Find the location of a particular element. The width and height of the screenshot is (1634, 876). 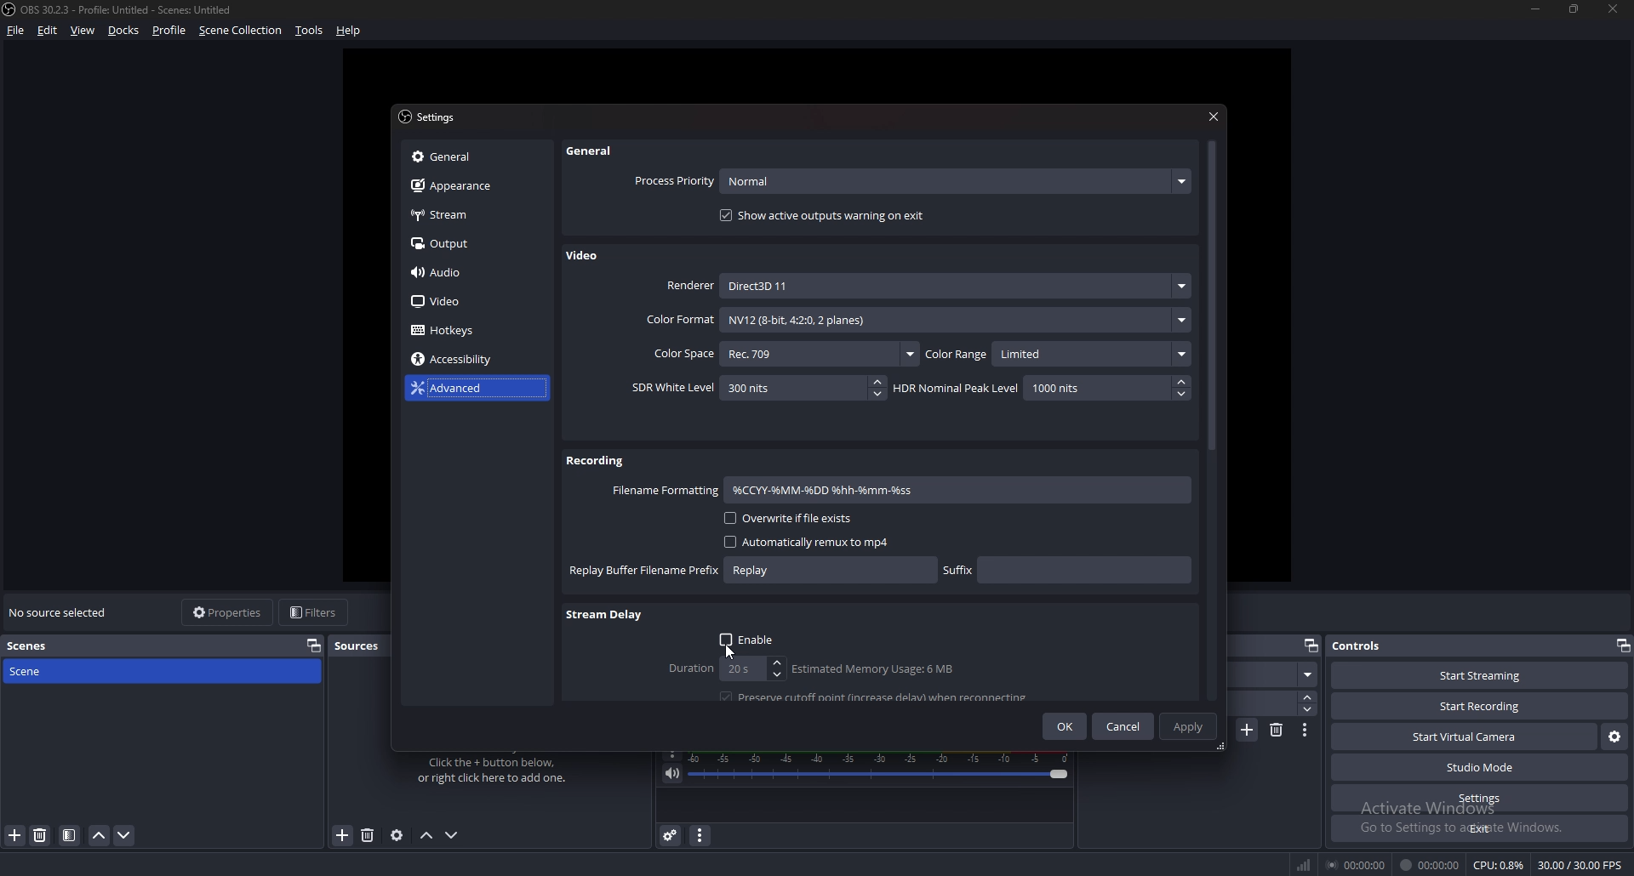

properties is located at coordinates (228, 611).